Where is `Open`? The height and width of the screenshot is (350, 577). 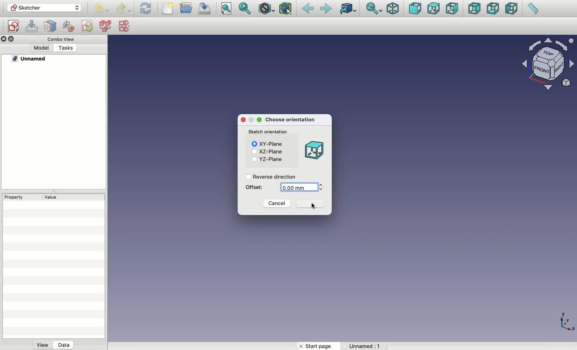 Open is located at coordinates (187, 8).